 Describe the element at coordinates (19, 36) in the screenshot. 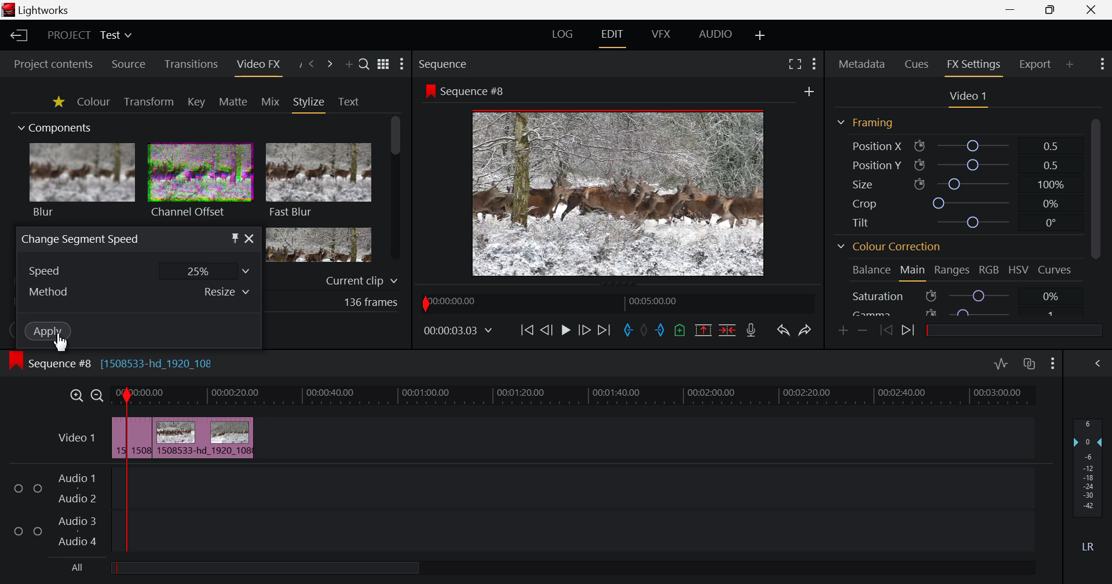

I see `Back to Homepage` at that location.